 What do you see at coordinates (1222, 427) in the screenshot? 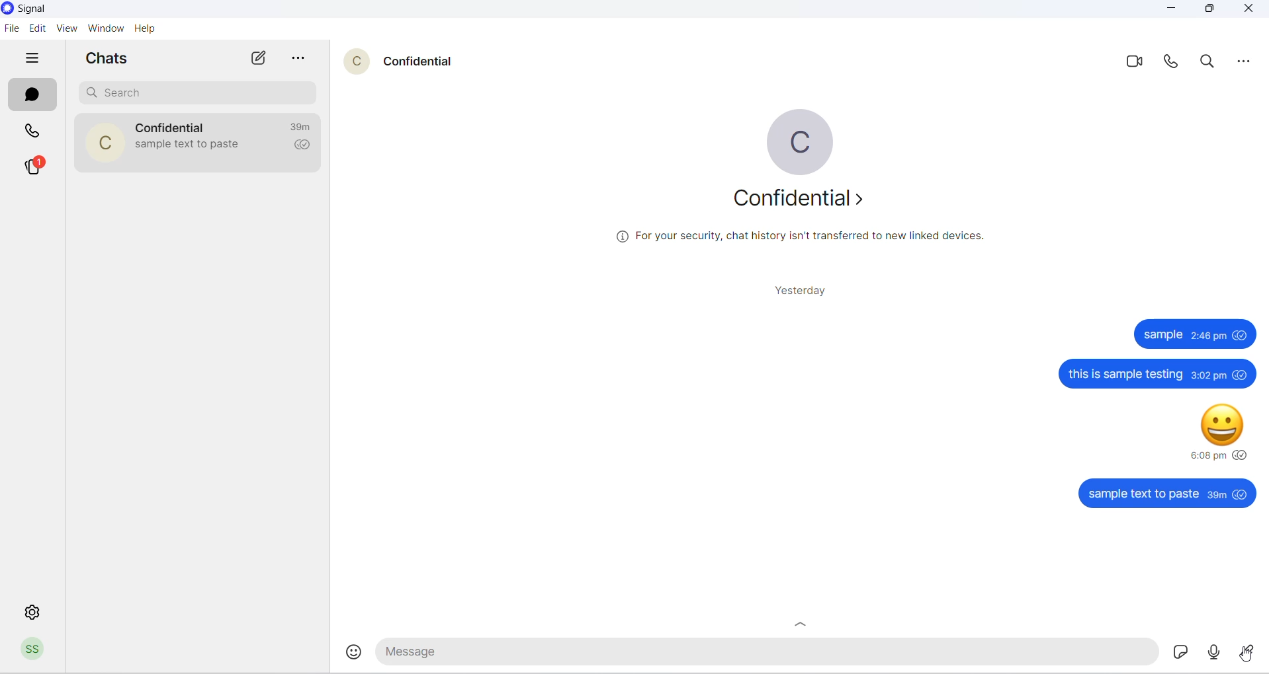
I see `Smiley emoji` at bounding box center [1222, 427].